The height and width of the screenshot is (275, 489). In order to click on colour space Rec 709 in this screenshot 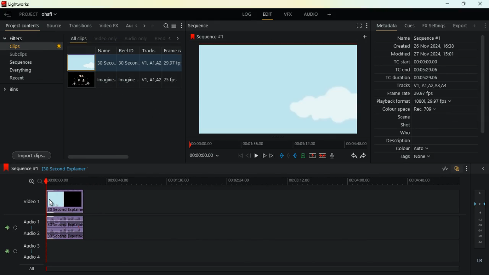, I will do `click(422, 110)`.